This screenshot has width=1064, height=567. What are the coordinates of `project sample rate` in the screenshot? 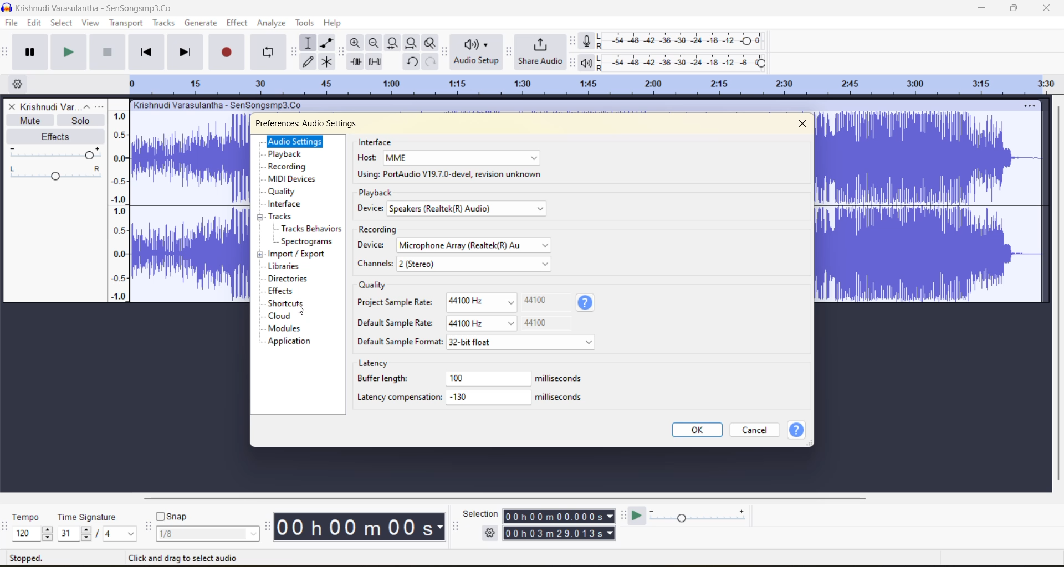 It's located at (449, 300).